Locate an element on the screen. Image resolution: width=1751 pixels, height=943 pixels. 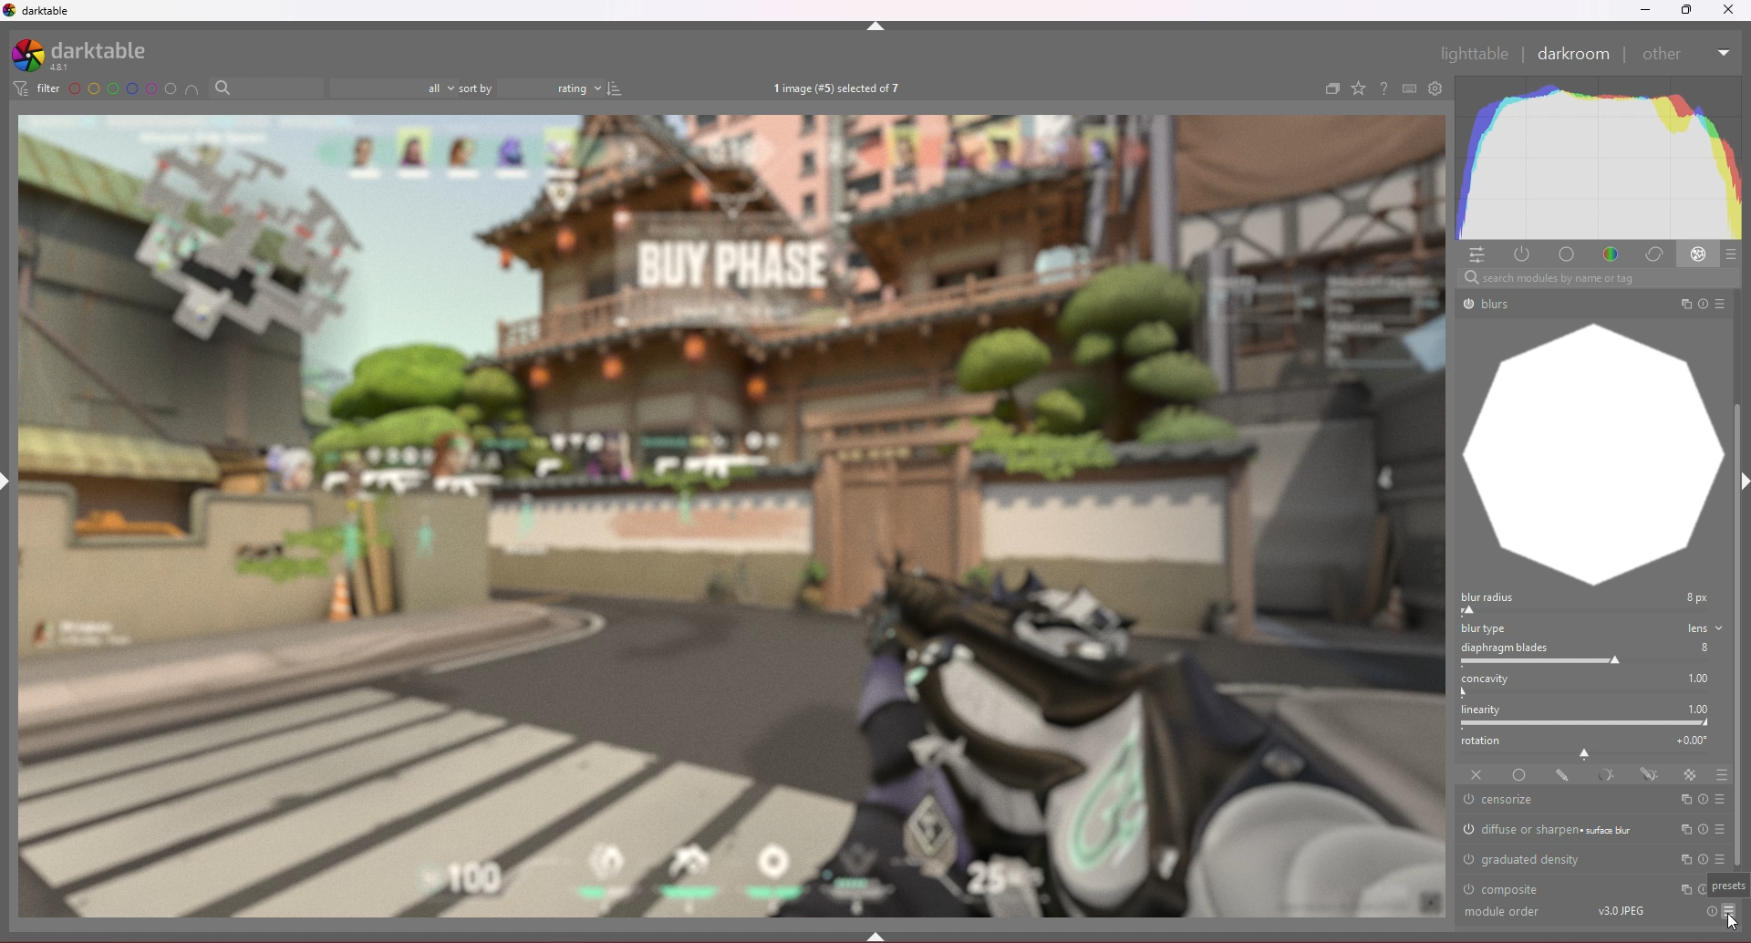
blending options is located at coordinates (1722, 775).